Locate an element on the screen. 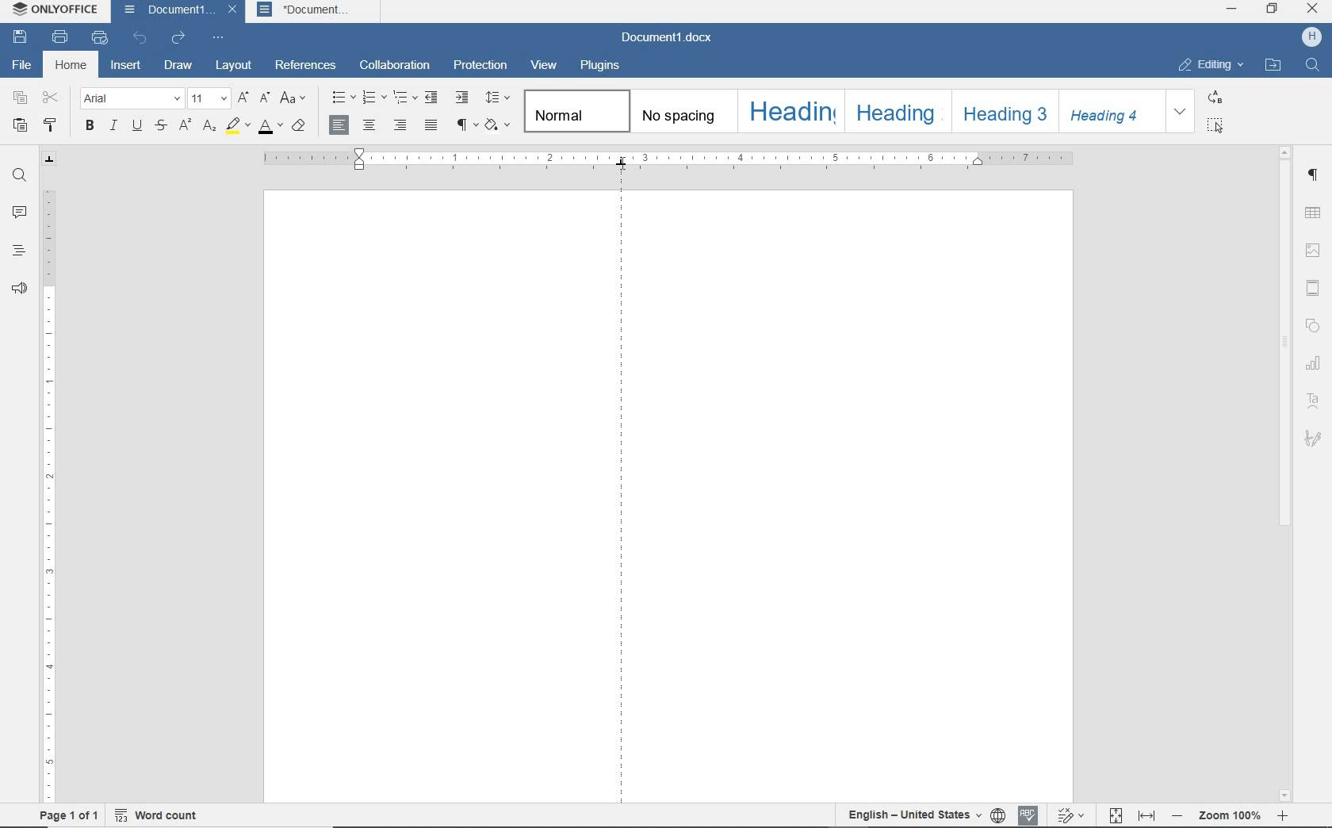  UNDO is located at coordinates (140, 39).